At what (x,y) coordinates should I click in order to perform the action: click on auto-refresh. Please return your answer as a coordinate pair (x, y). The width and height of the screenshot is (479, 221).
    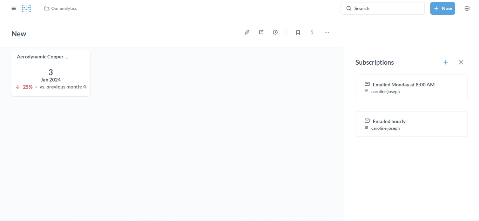
    Looking at the image, I should click on (275, 32).